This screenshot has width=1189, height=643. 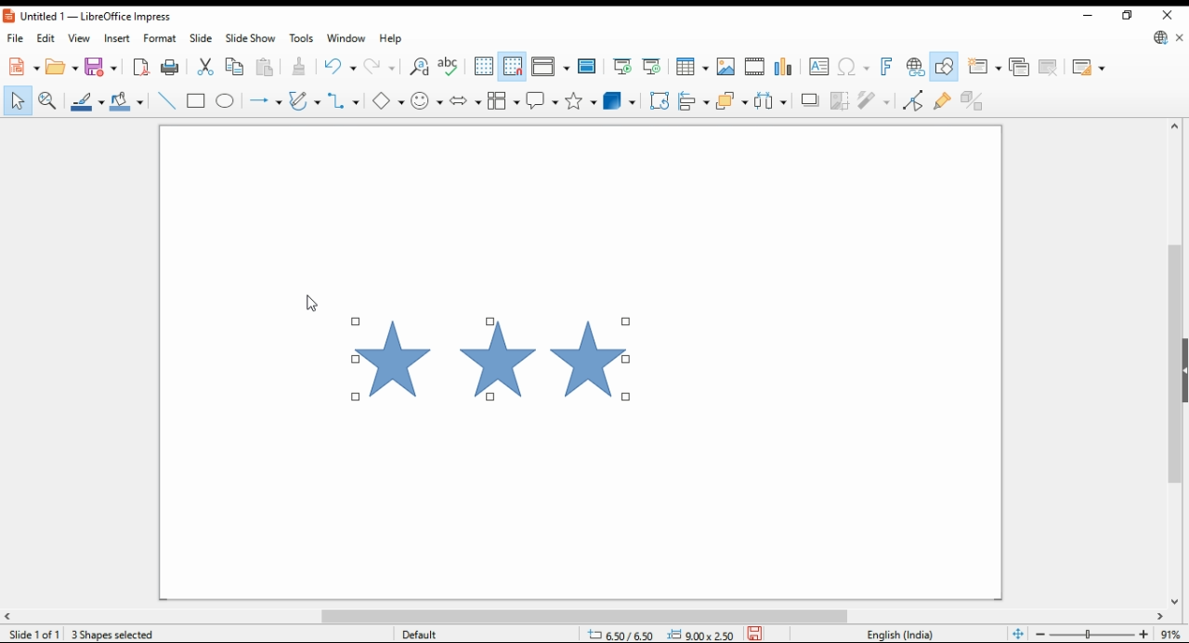 I want to click on simple shapes, so click(x=389, y=101).